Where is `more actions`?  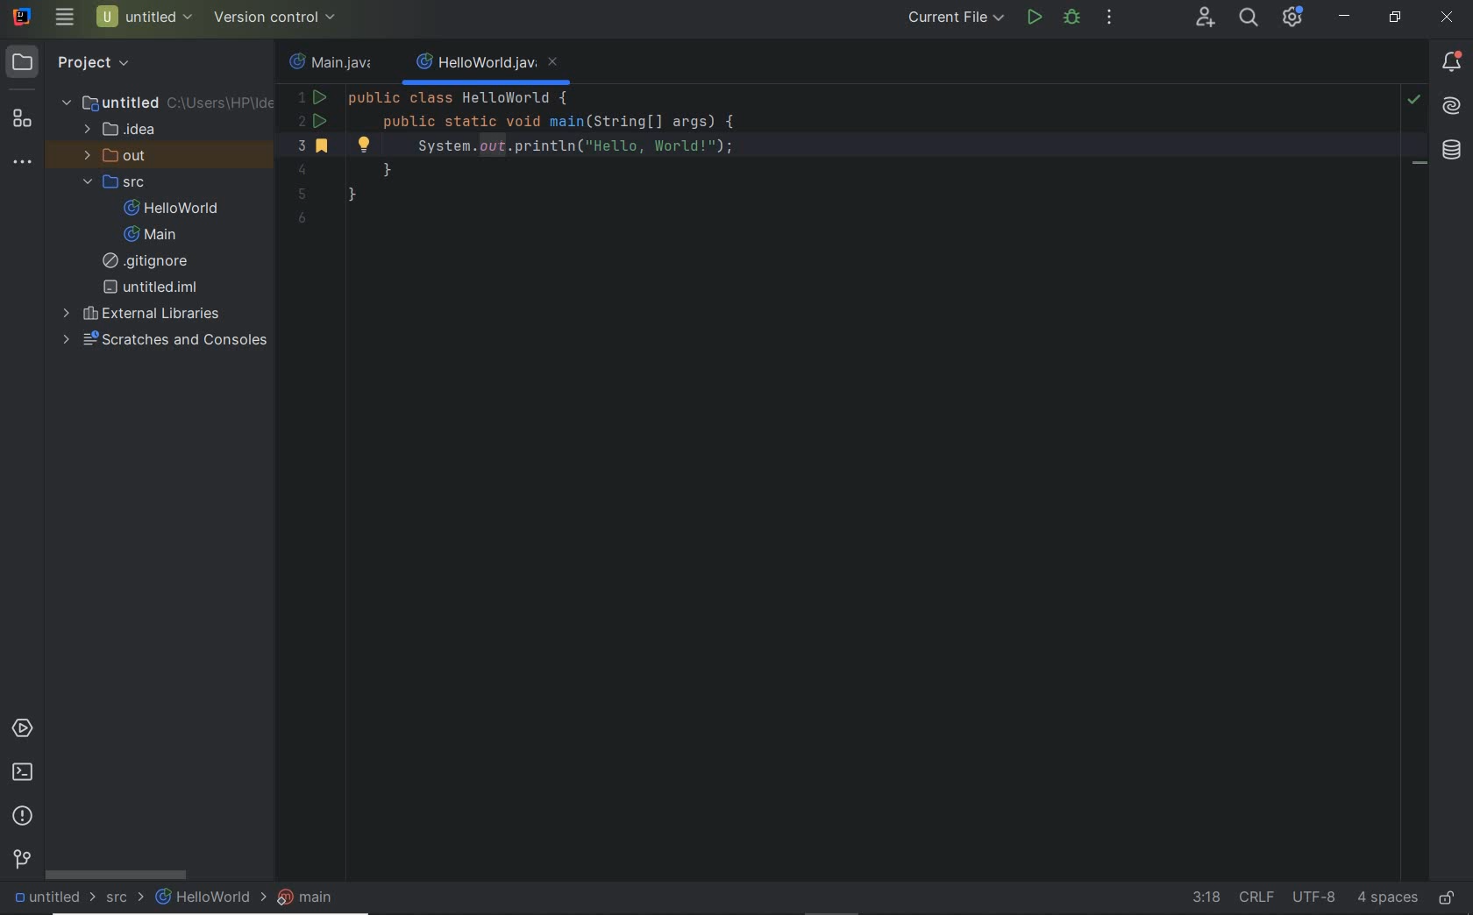
more actions is located at coordinates (1110, 18).